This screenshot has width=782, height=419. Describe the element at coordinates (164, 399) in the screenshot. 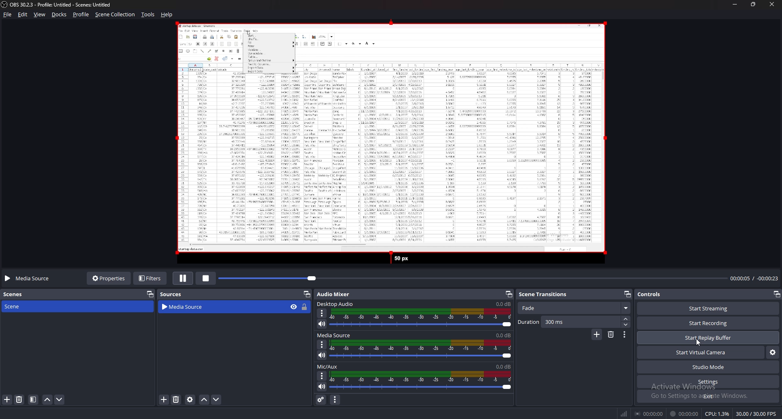

I see `add source` at that location.